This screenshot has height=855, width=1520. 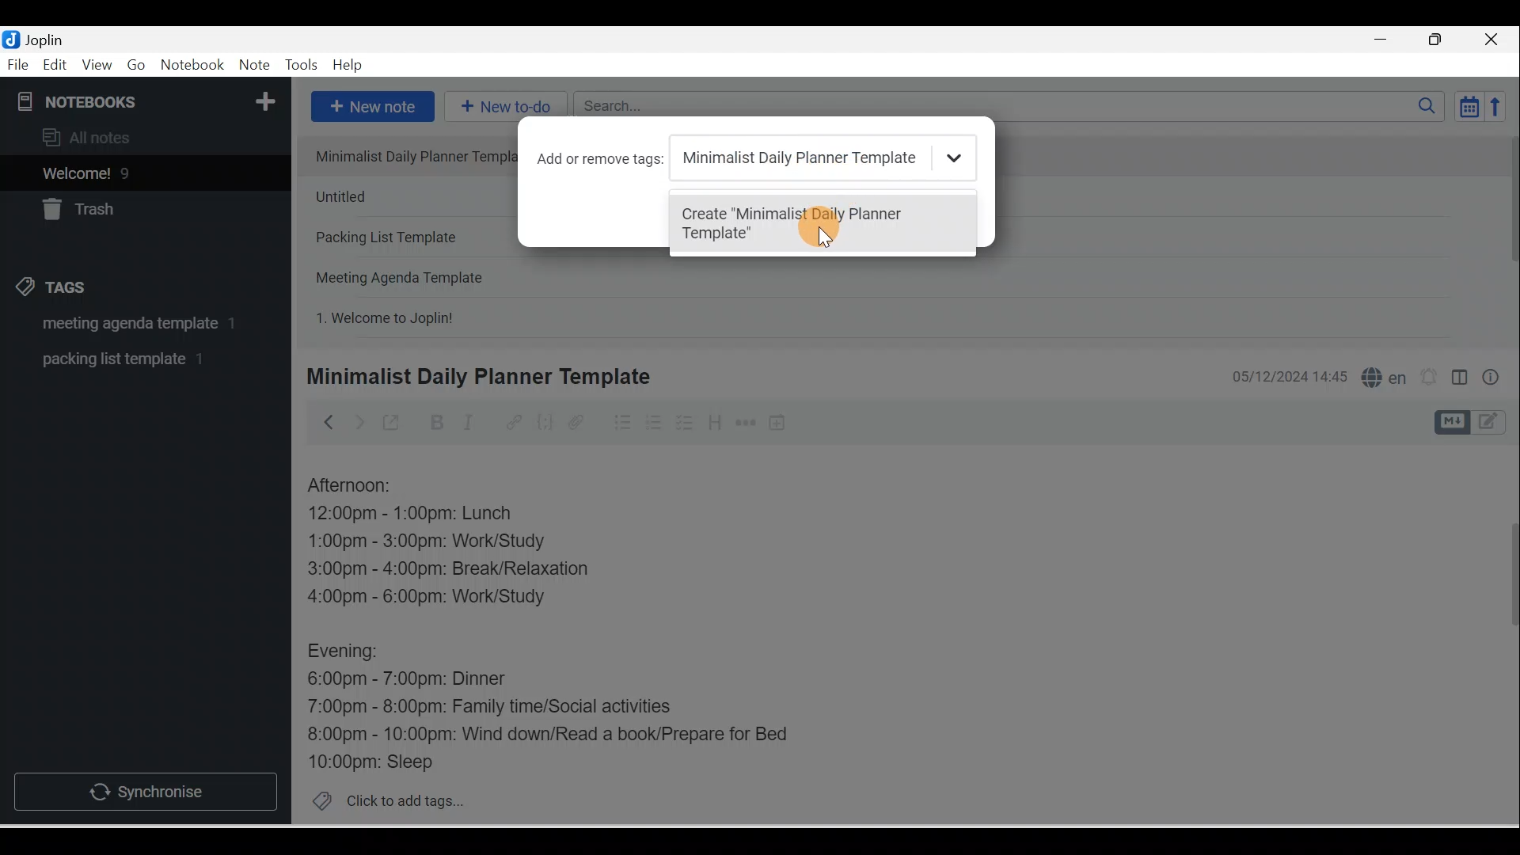 I want to click on Toggle editors, so click(x=1460, y=380).